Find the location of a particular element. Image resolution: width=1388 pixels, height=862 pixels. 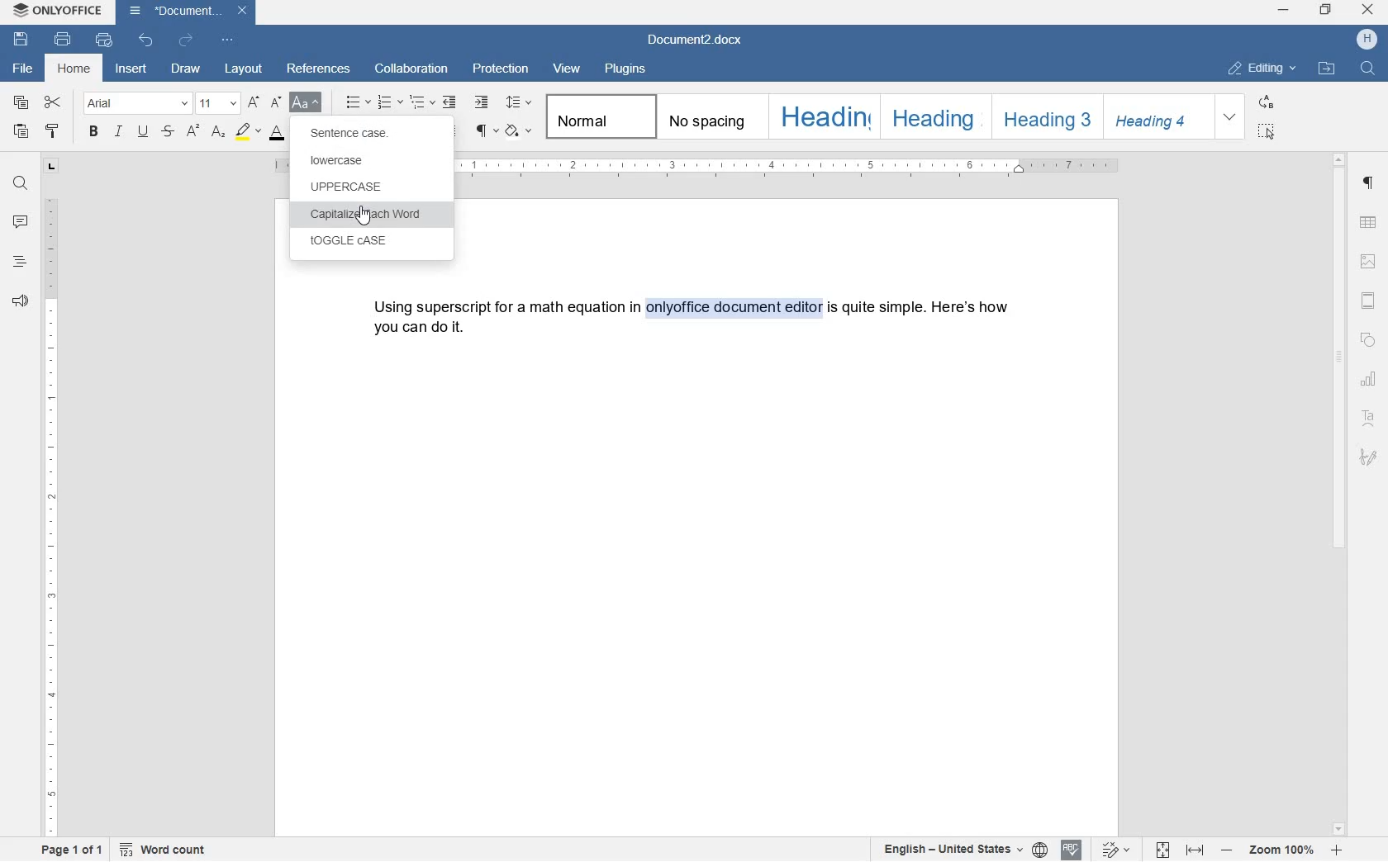

copy style is located at coordinates (52, 132).